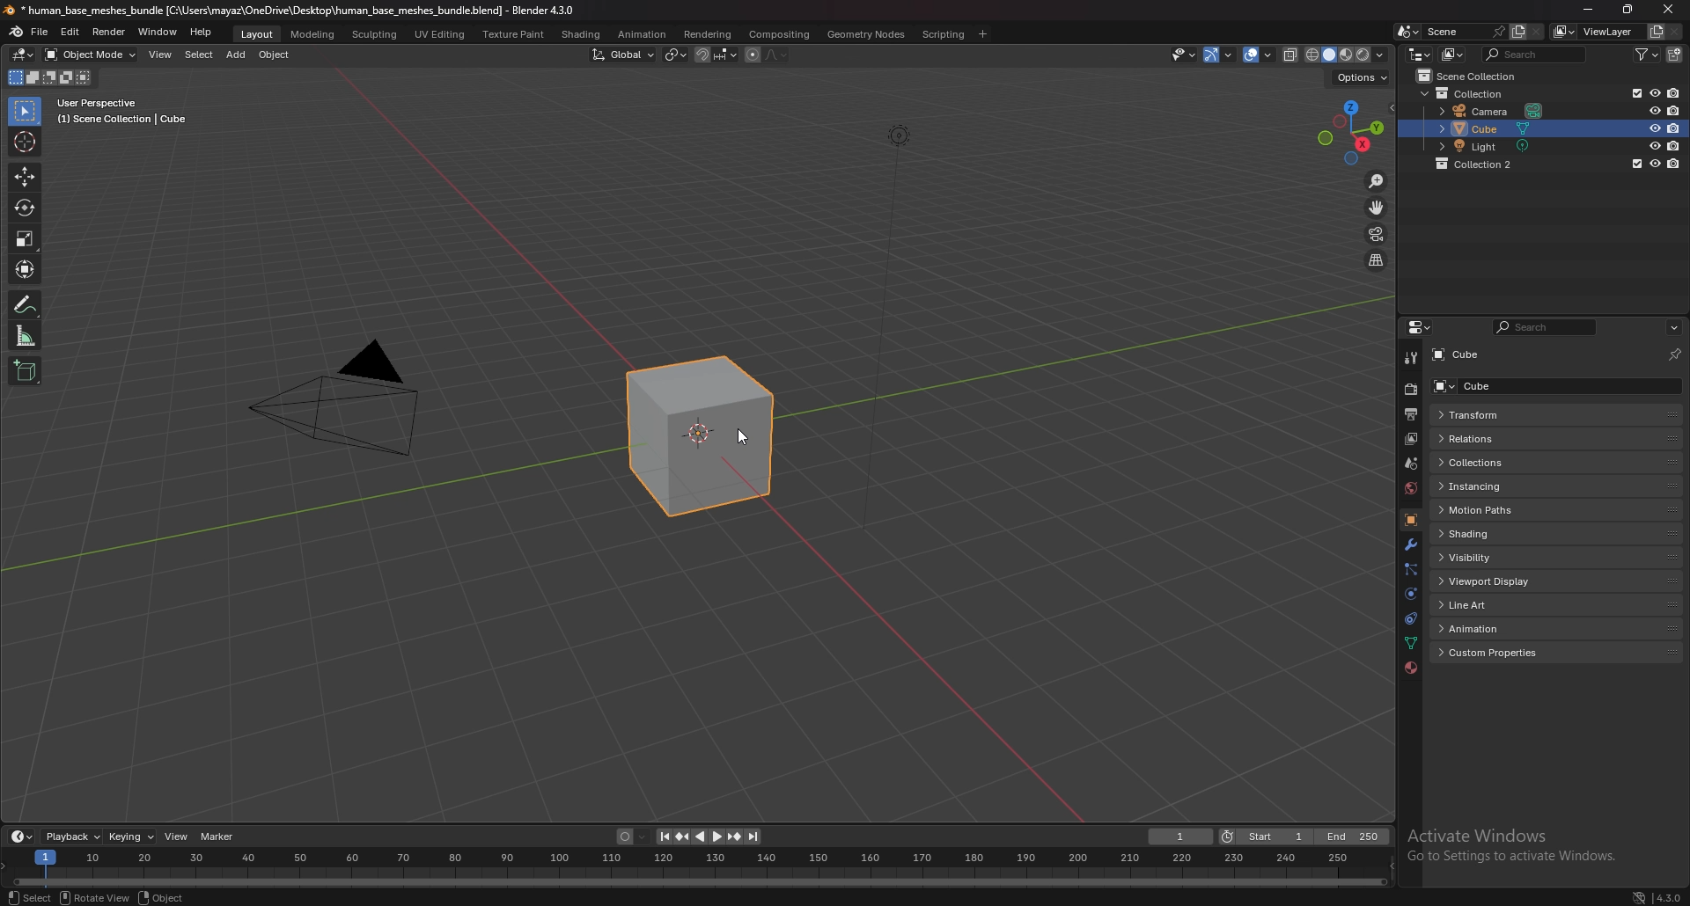  I want to click on jump to endpoint, so click(755, 837).